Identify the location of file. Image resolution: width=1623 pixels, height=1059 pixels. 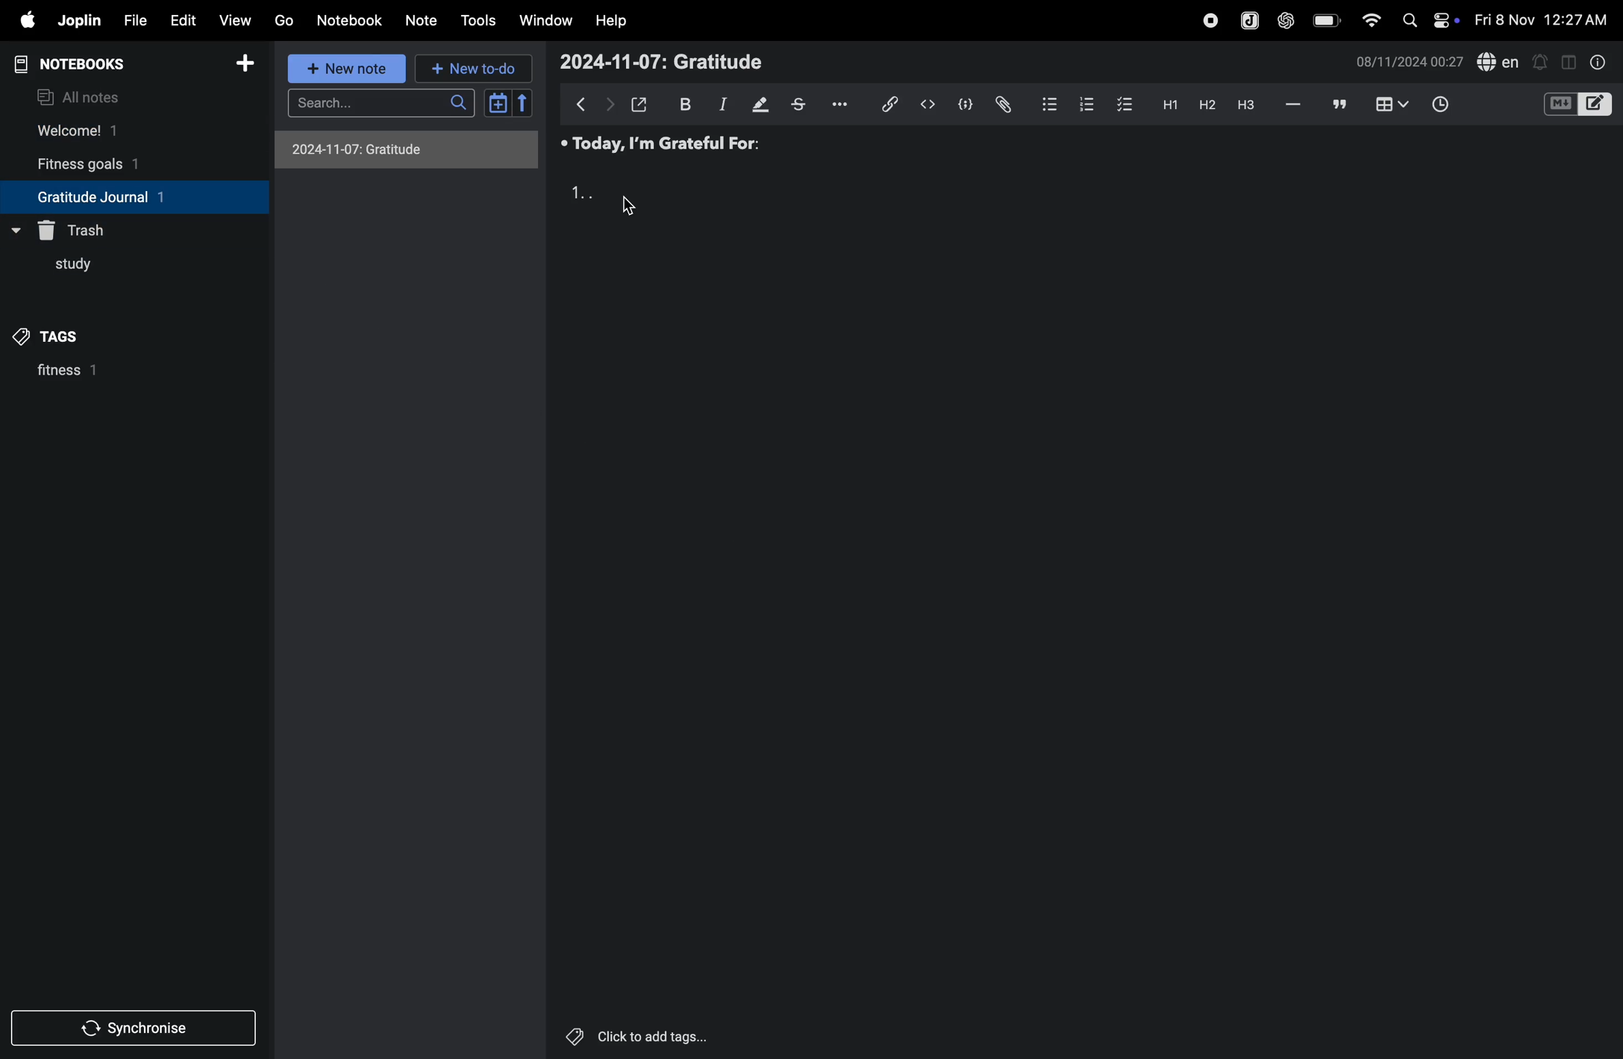
(134, 20).